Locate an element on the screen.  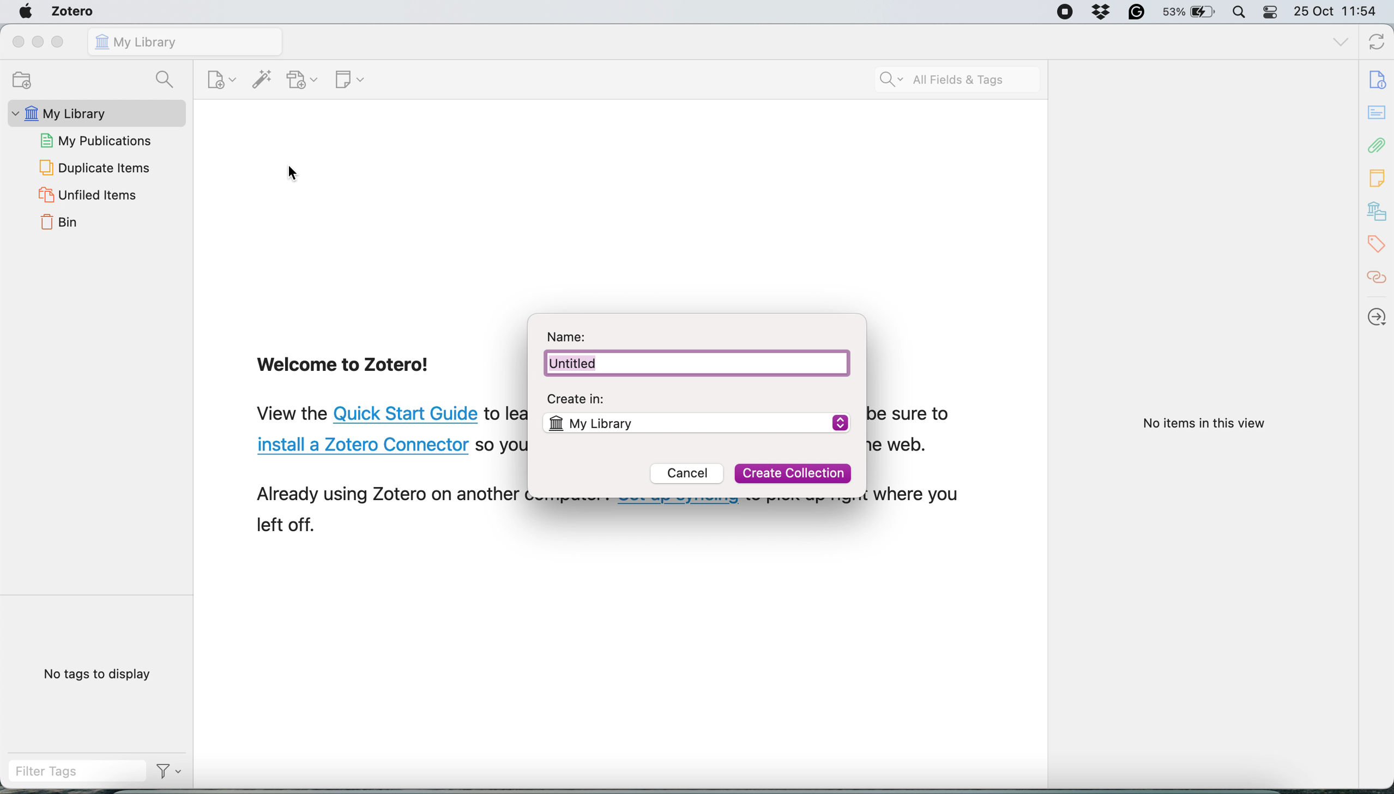
Welcome to Zotero! is located at coordinates (345, 368).